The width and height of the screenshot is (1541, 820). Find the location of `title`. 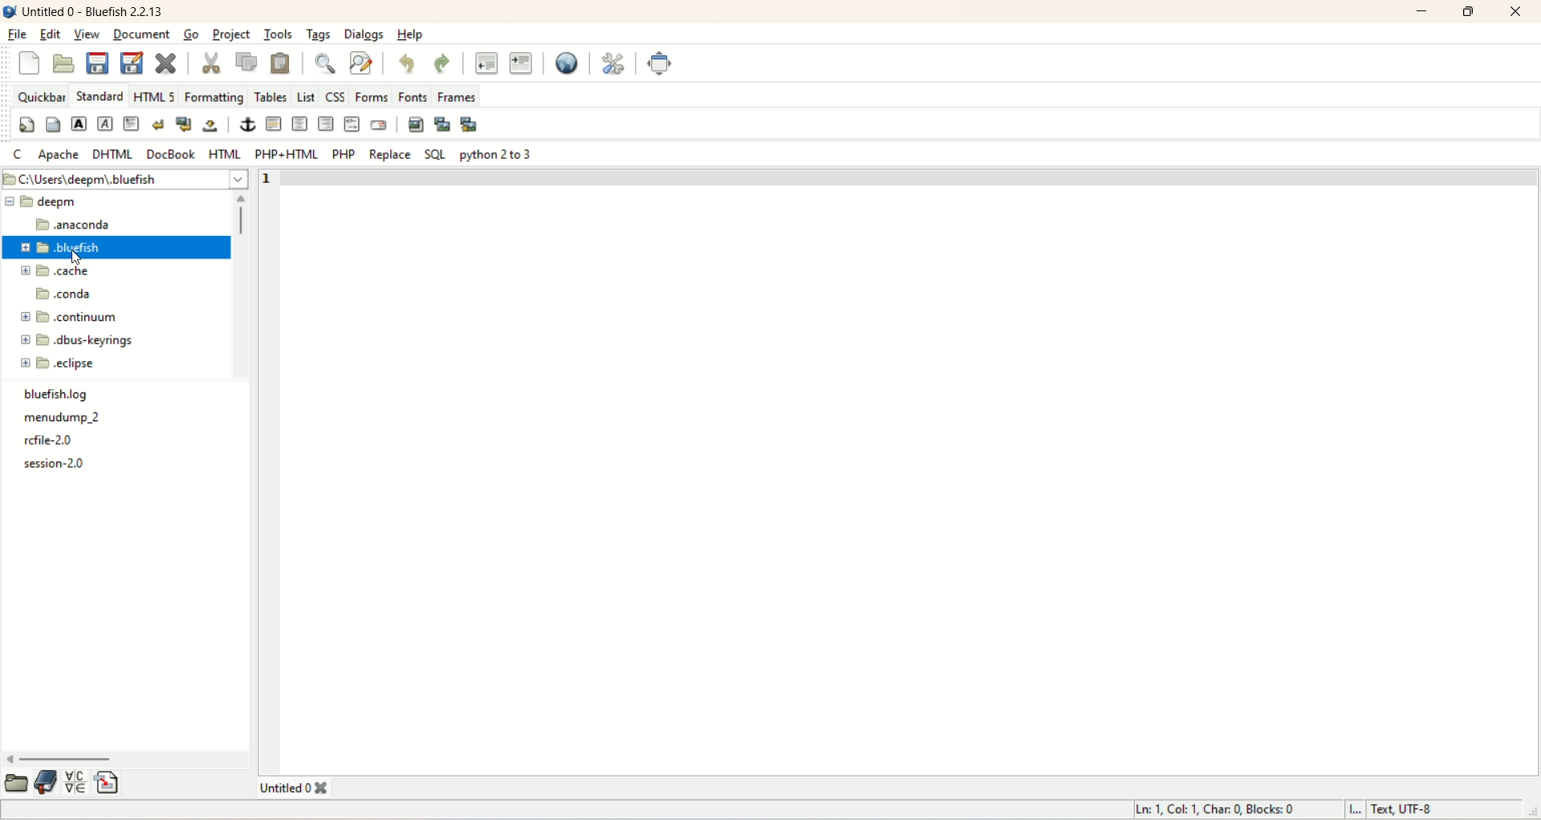

title is located at coordinates (304, 787).